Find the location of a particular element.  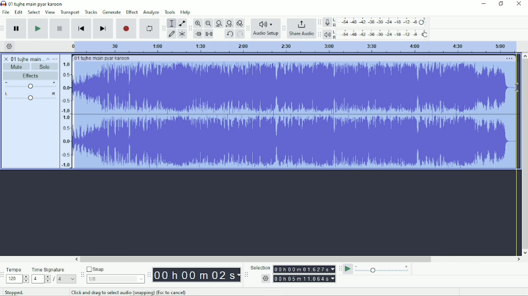

Audio Setup is located at coordinates (265, 28).